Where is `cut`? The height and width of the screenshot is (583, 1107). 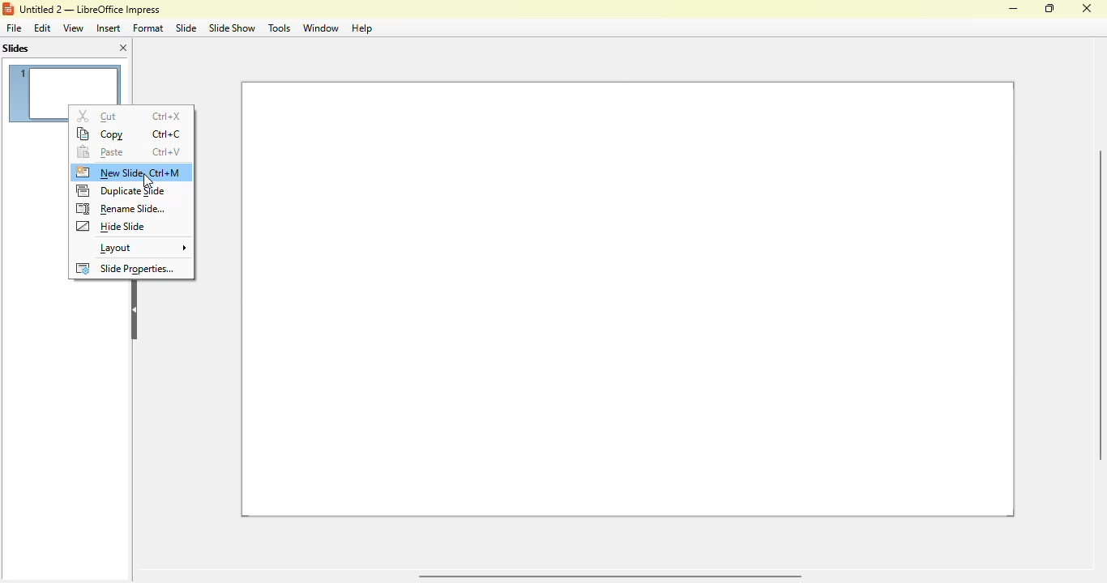
cut is located at coordinates (97, 116).